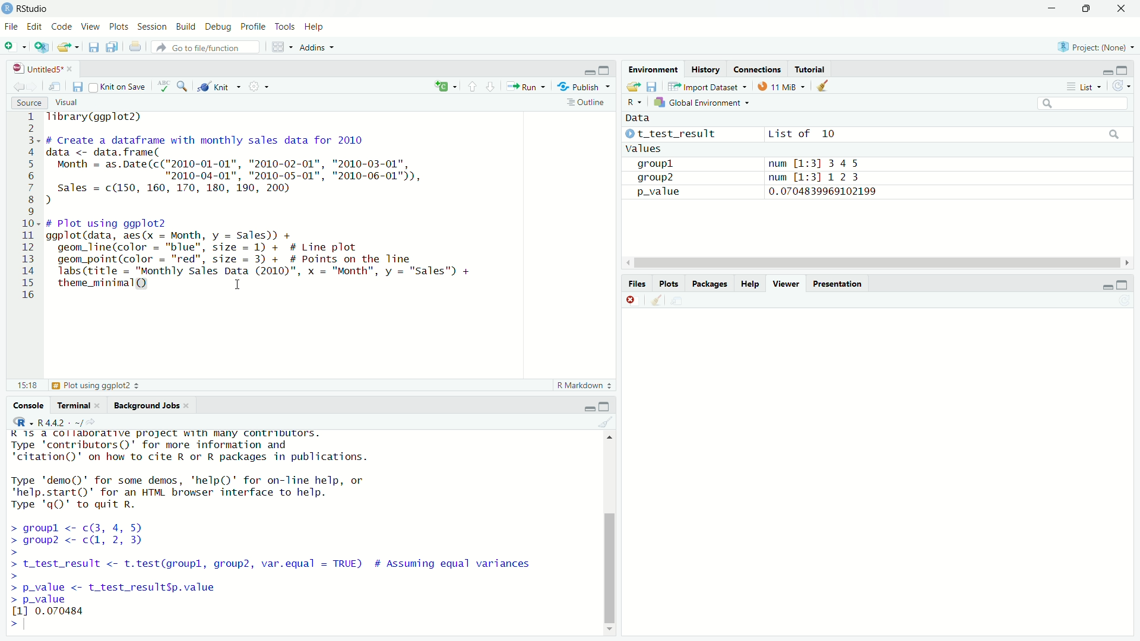  I want to click on re-run previous code, so click(444, 87).